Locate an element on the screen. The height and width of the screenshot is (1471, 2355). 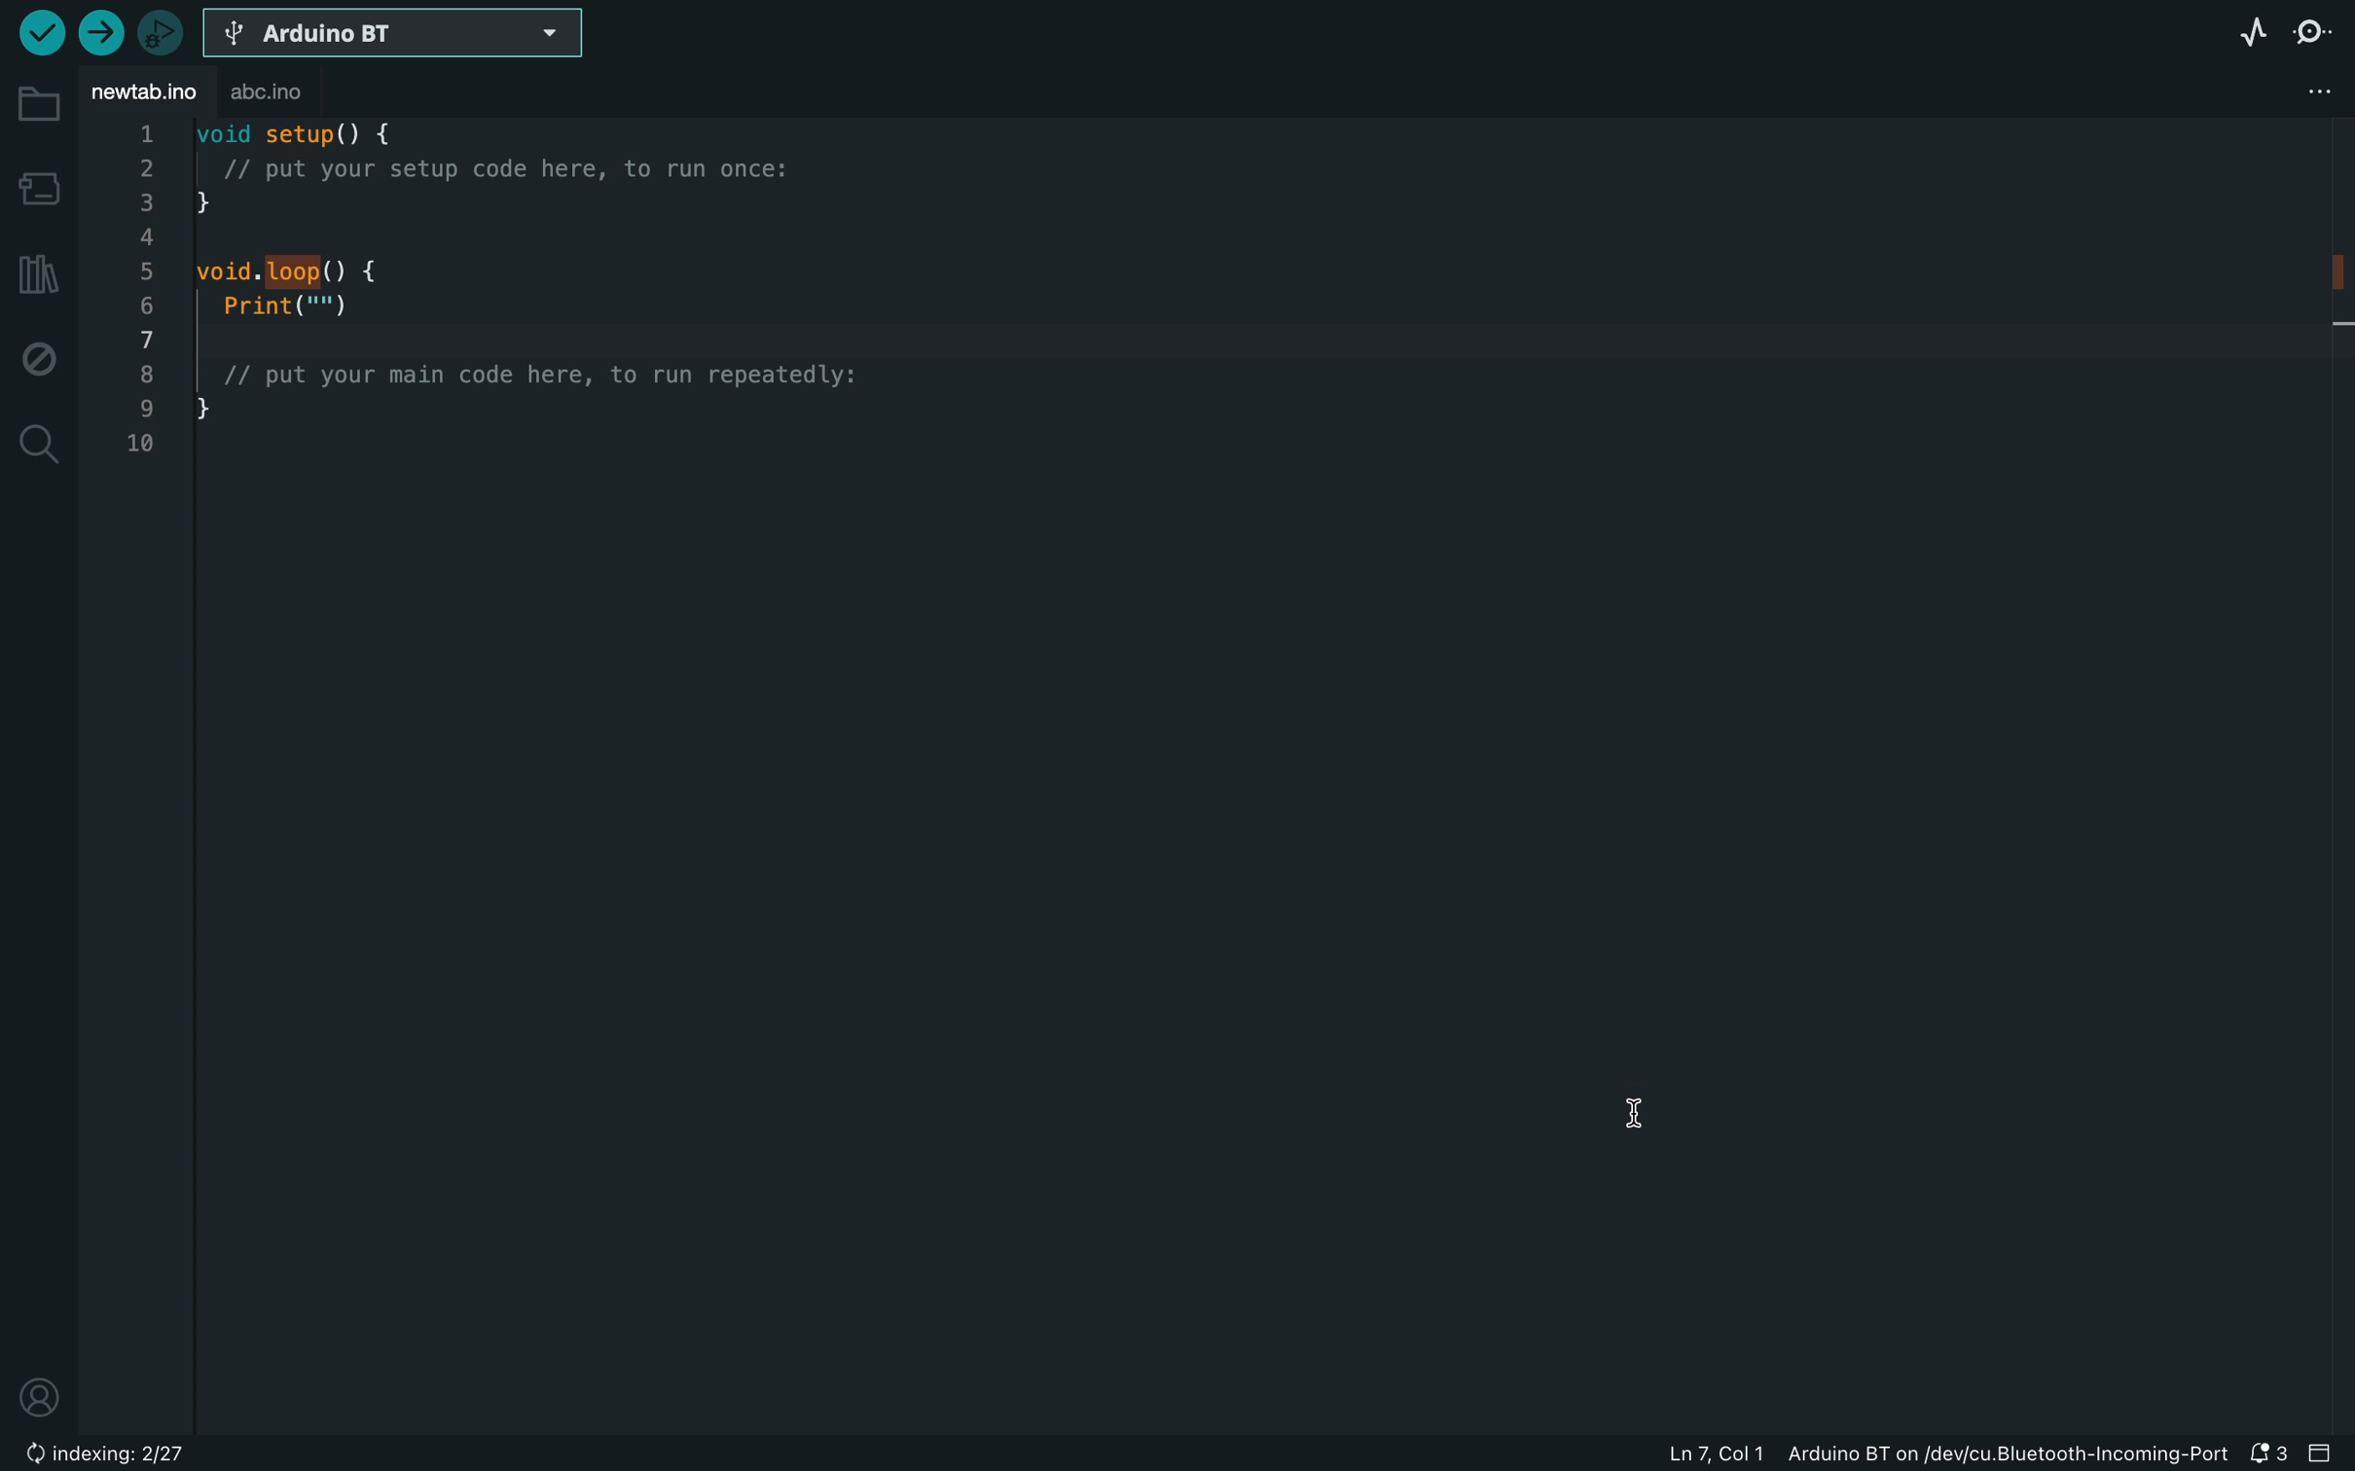
upload is located at coordinates (94, 36).